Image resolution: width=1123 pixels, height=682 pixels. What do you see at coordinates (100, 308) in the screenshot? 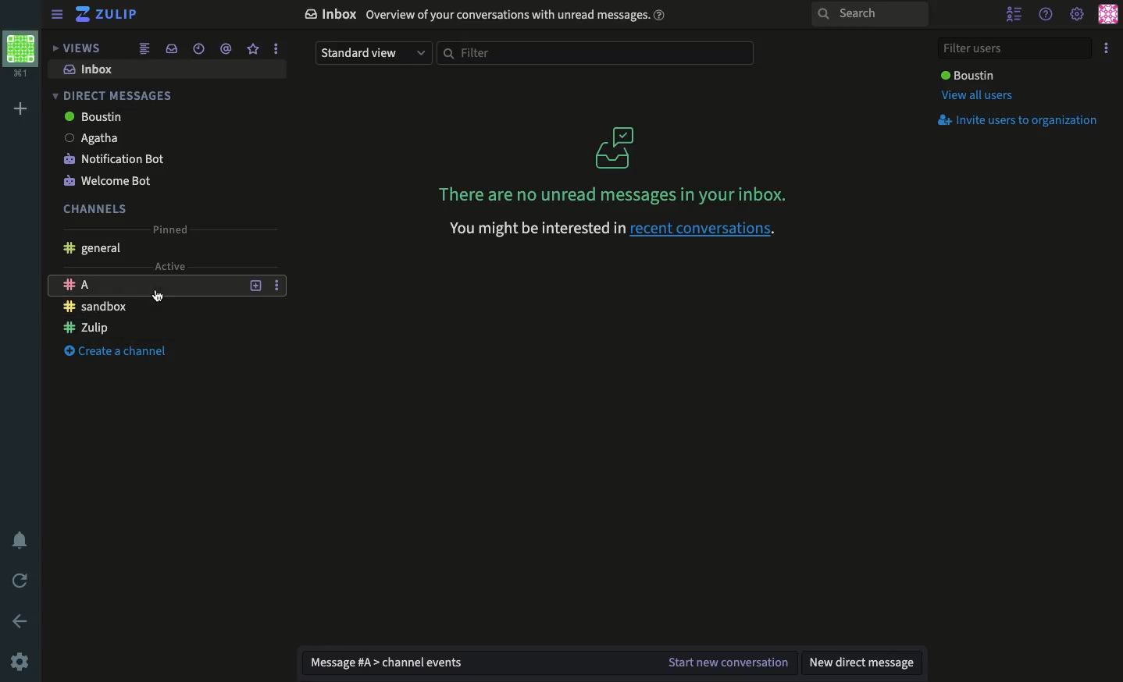
I see `Sandbox` at bounding box center [100, 308].